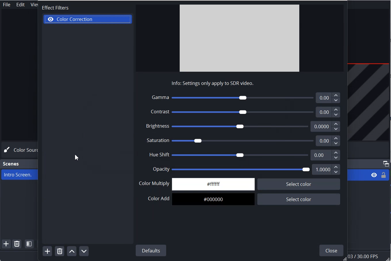 The height and width of the screenshot is (261, 391). I want to click on Color Correction, so click(88, 19).